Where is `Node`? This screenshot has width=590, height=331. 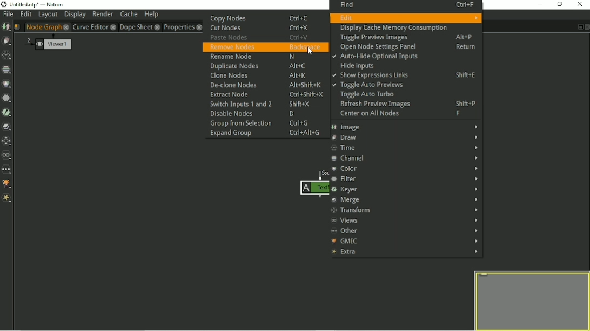 Node is located at coordinates (311, 185).